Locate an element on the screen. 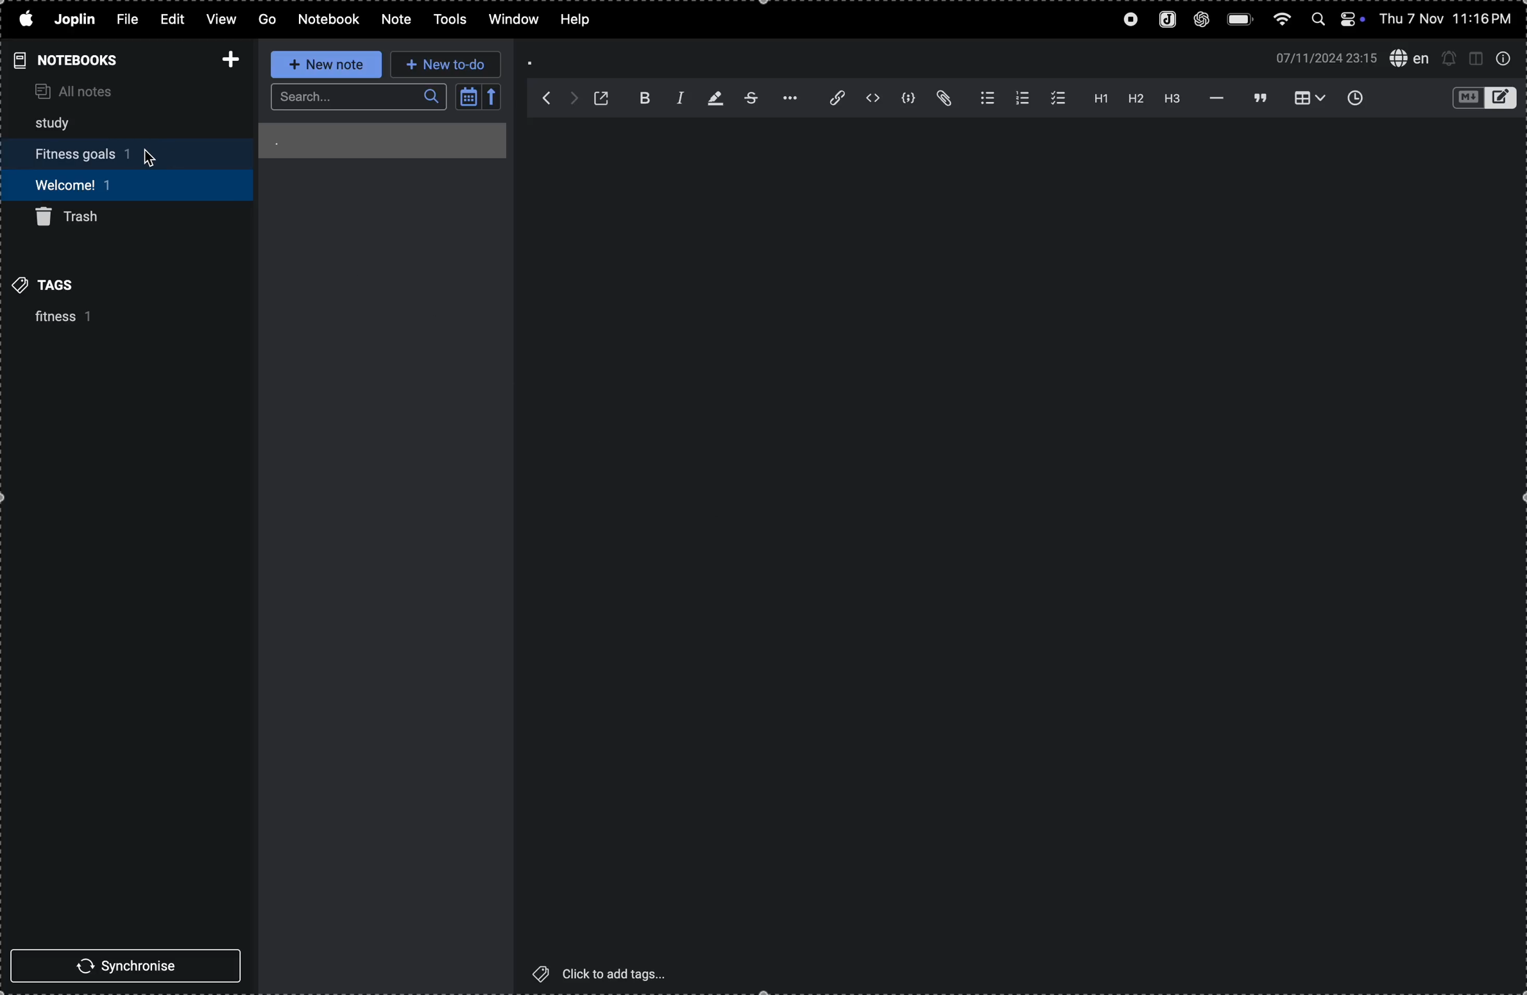  strike through is located at coordinates (747, 97).